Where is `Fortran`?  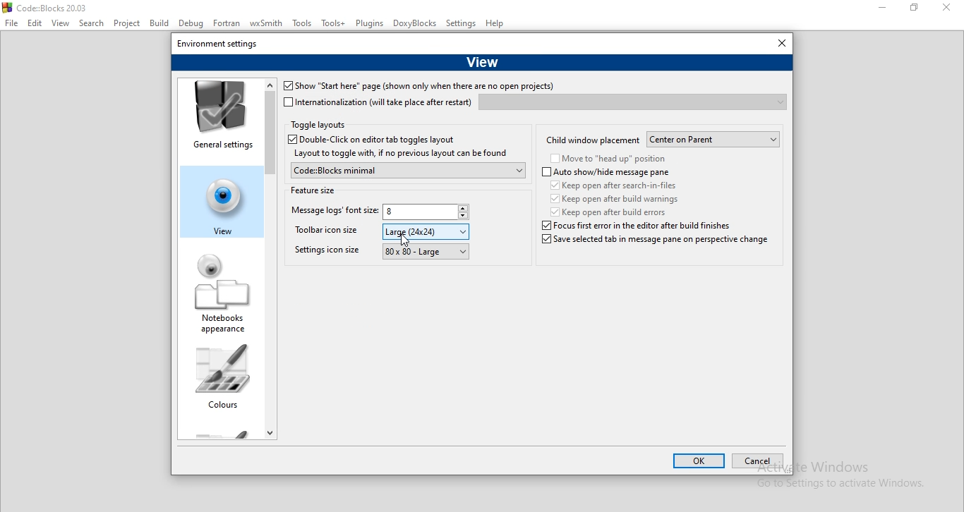
Fortran is located at coordinates (227, 23).